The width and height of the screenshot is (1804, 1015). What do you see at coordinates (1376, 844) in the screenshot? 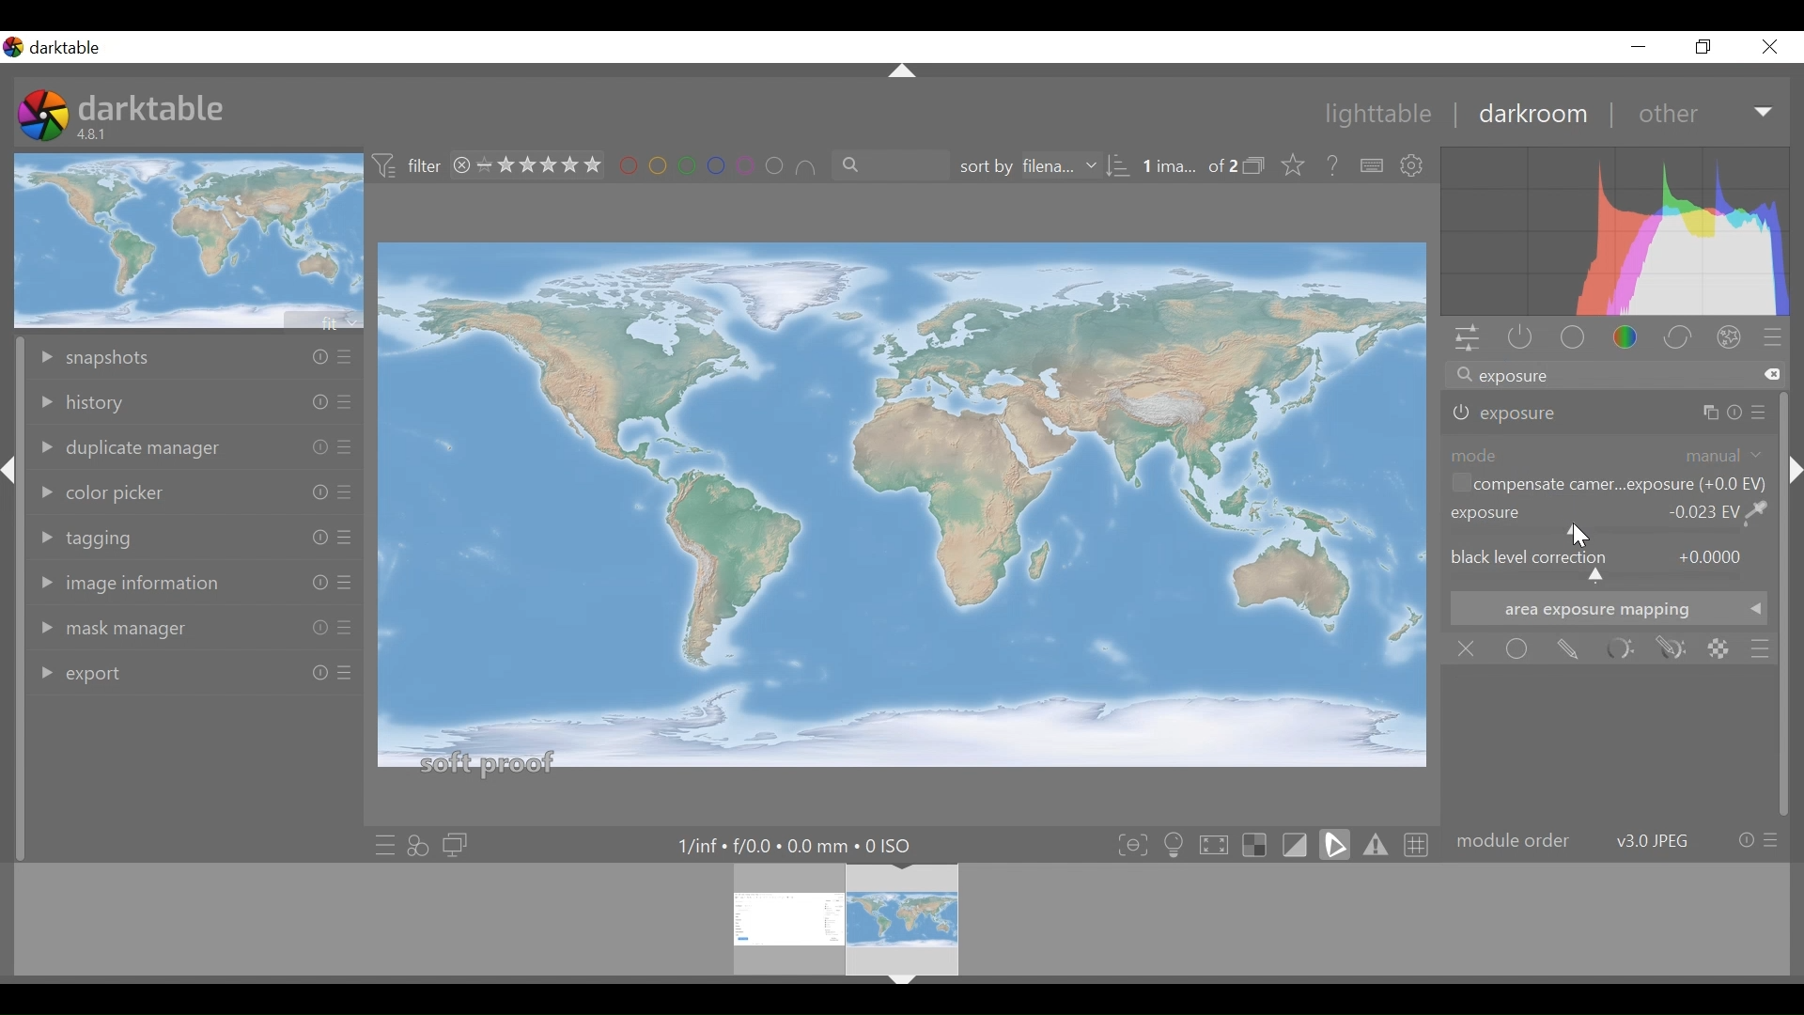
I see `toggle gamut checking` at bounding box center [1376, 844].